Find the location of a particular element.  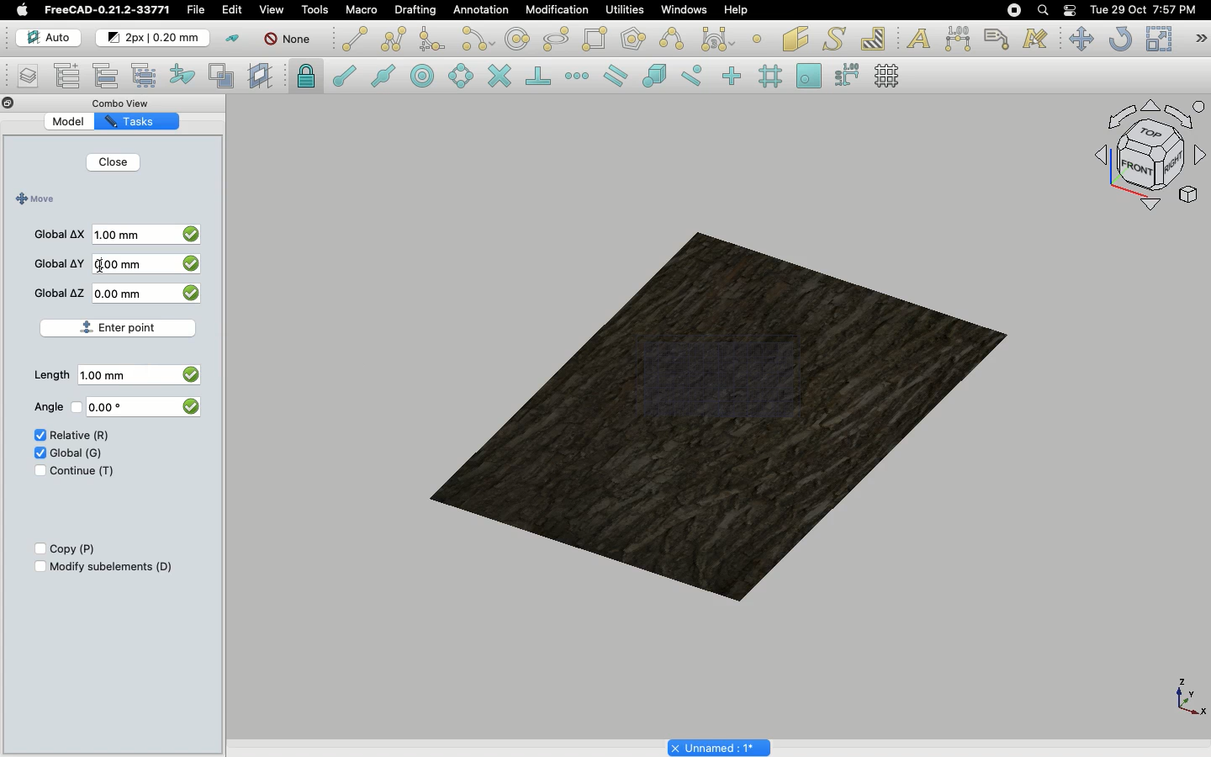

Help is located at coordinates (736, 9).